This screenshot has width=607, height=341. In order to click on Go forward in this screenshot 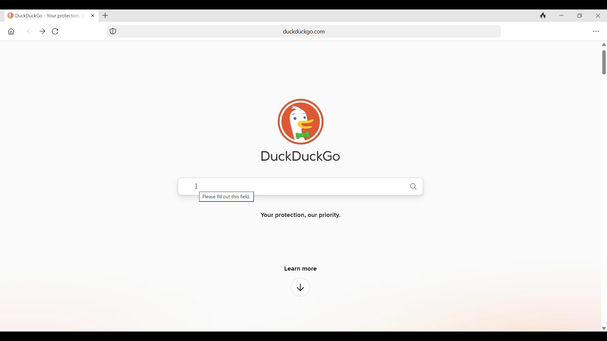, I will do `click(42, 32)`.